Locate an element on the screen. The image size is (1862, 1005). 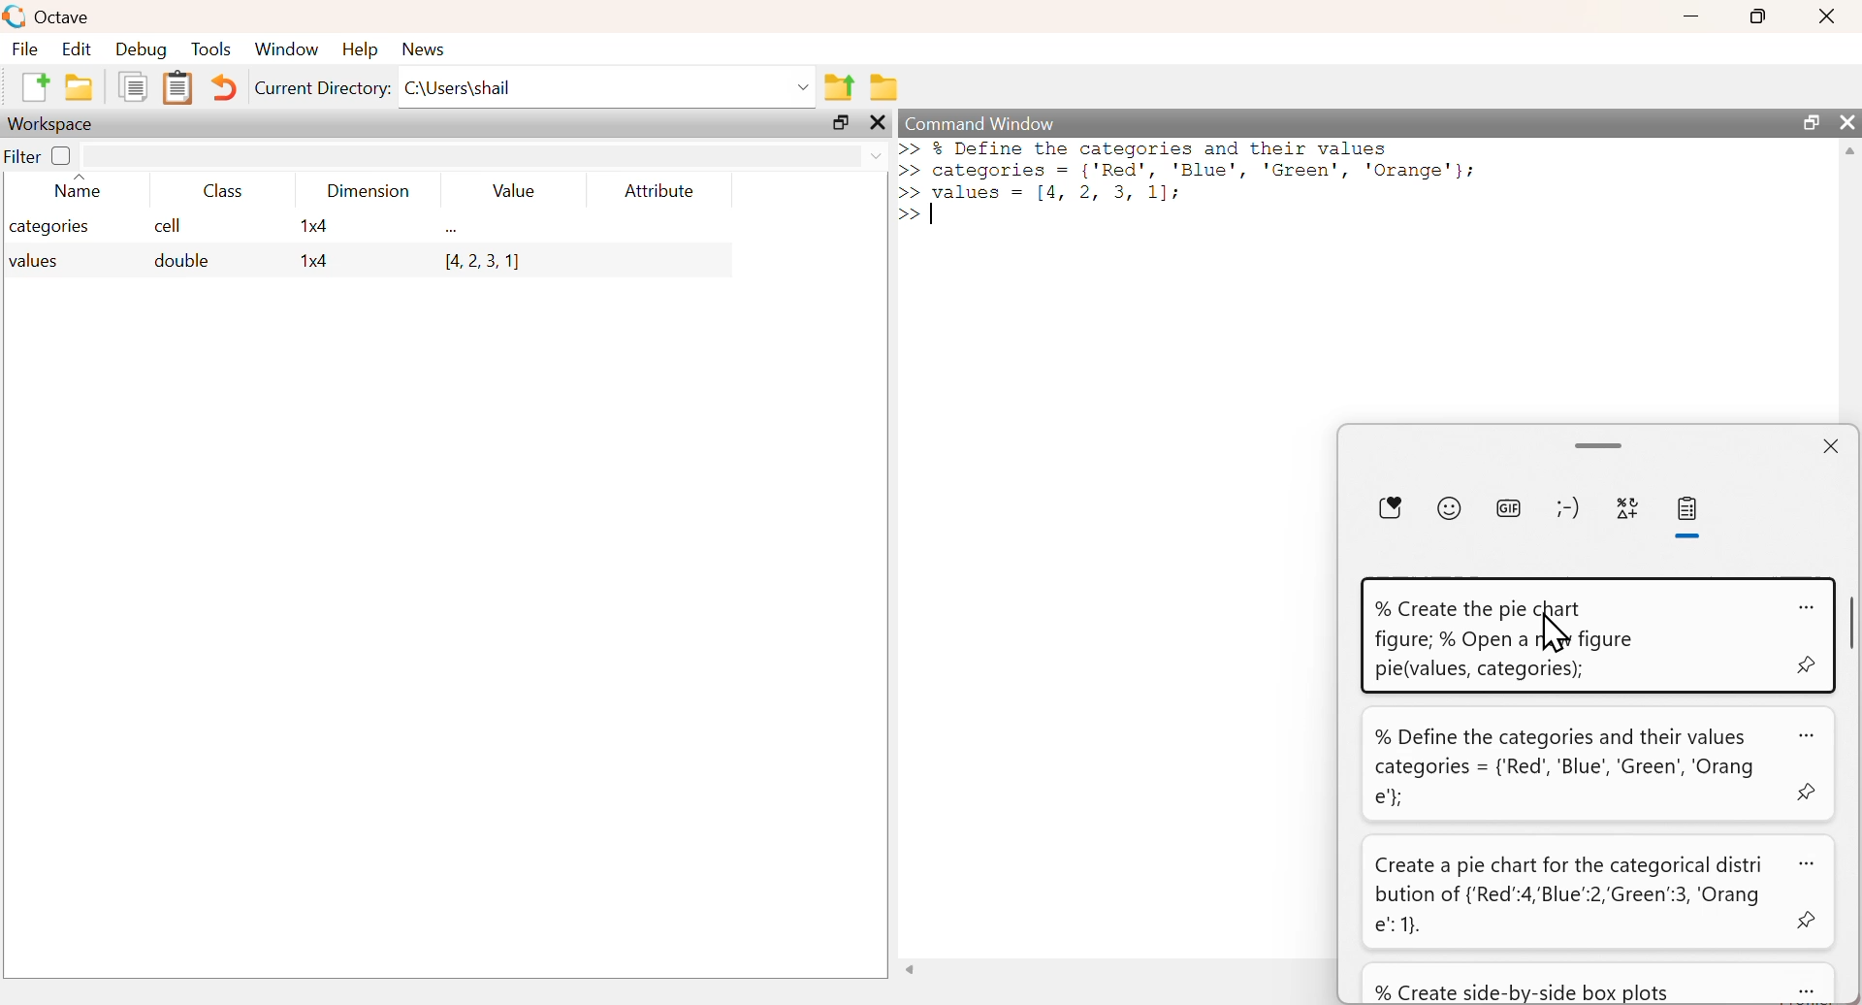
Create a pie chart for the categorical distri
bution of {'Red":4,'Blue":2,'Green":3, Png
e" 1}. is located at coordinates (1571, 897).